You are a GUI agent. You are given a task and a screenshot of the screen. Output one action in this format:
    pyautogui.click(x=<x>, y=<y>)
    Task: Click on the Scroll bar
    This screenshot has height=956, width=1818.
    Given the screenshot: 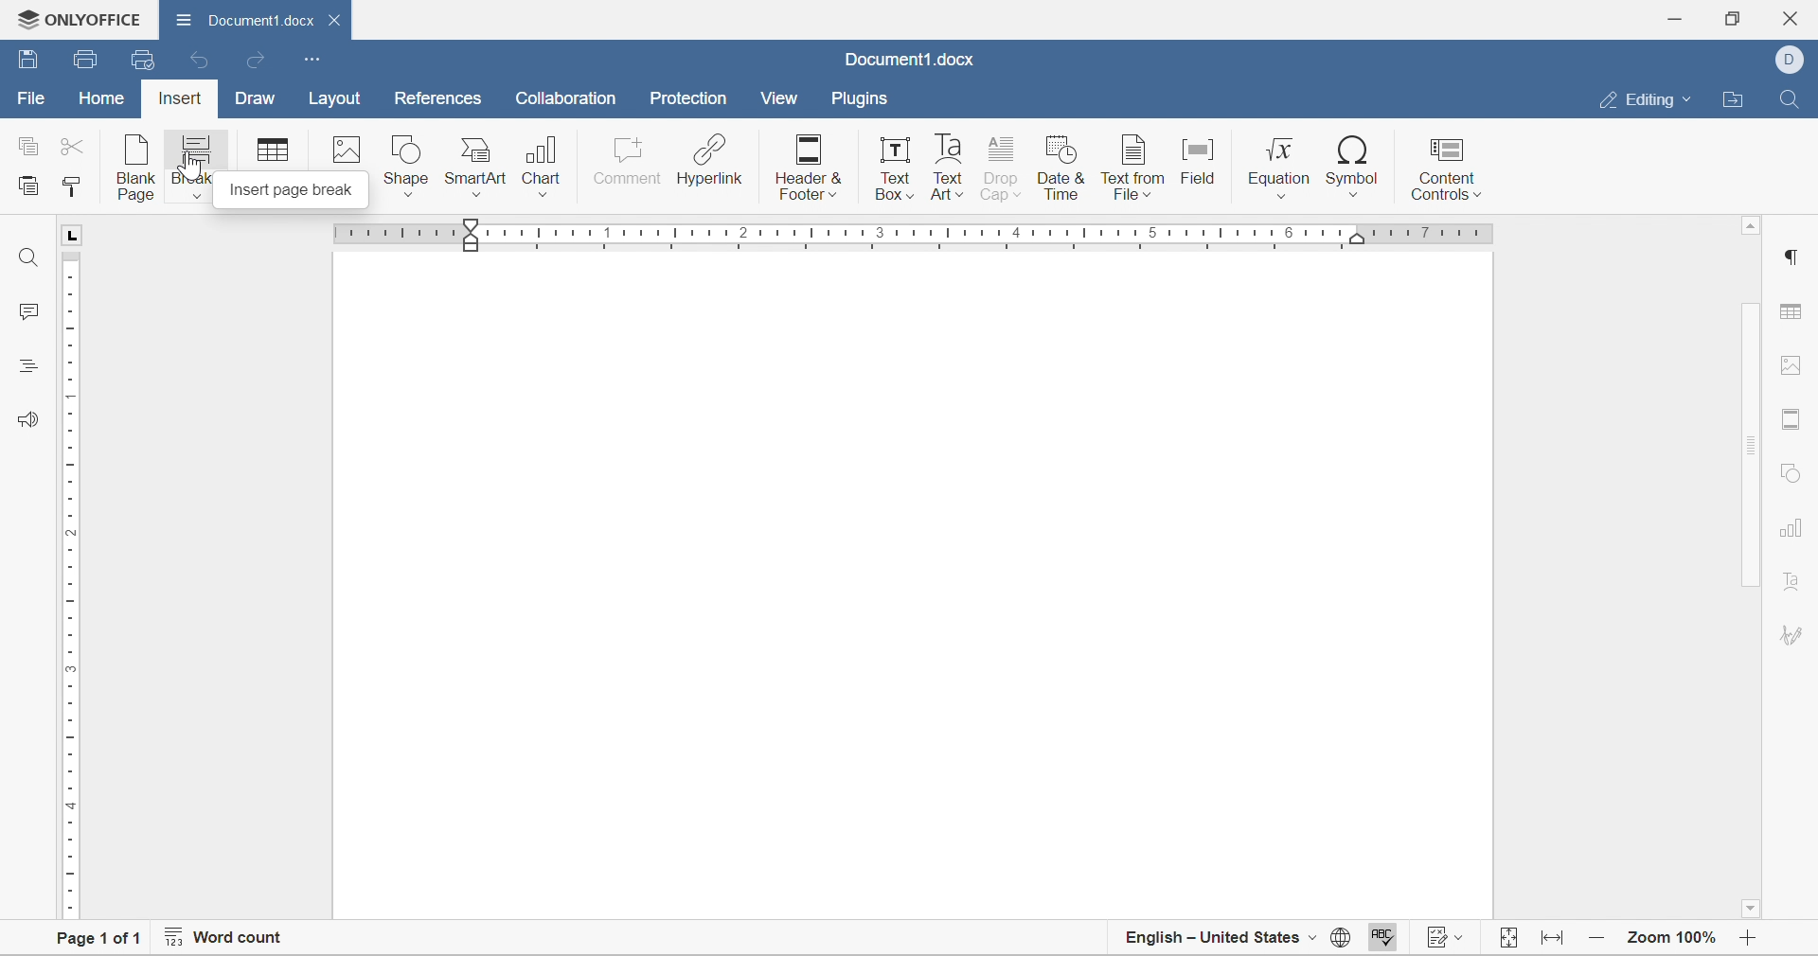 What is the action you would take?
    pyautogui.click(x=1753, y=445)
    